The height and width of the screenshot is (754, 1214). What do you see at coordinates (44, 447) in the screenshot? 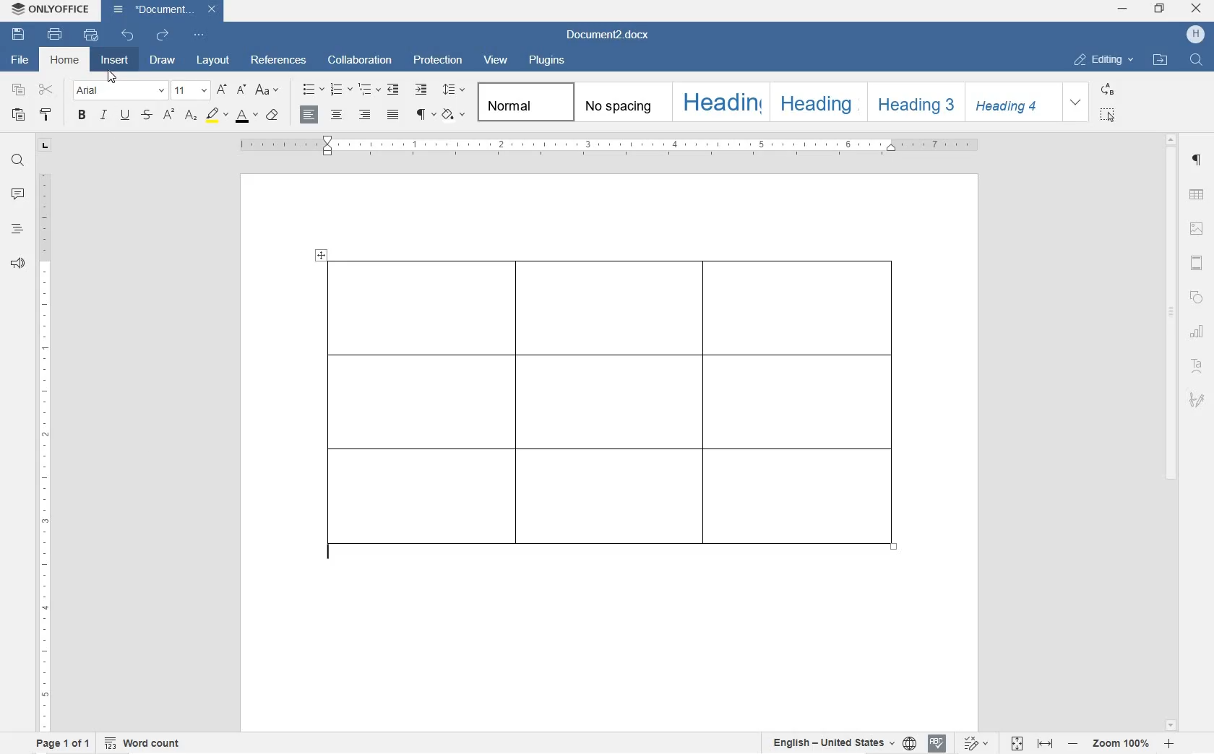
I see `ruler` at bounding box center [44, 447].